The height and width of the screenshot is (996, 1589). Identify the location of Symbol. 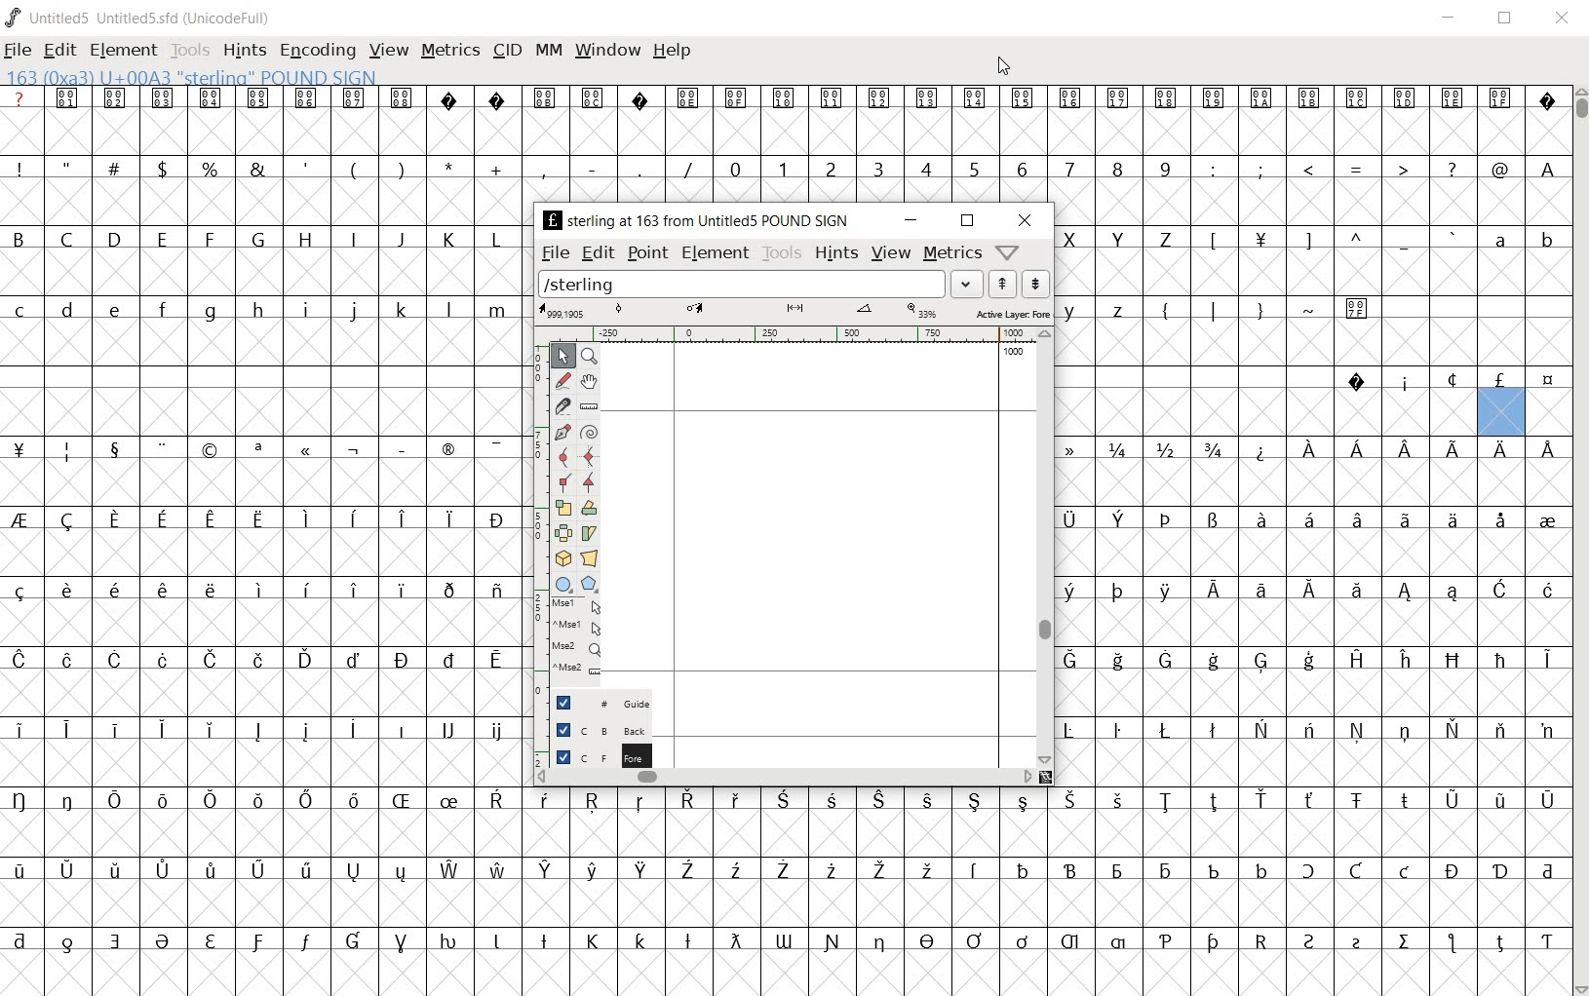
(1547, 592).